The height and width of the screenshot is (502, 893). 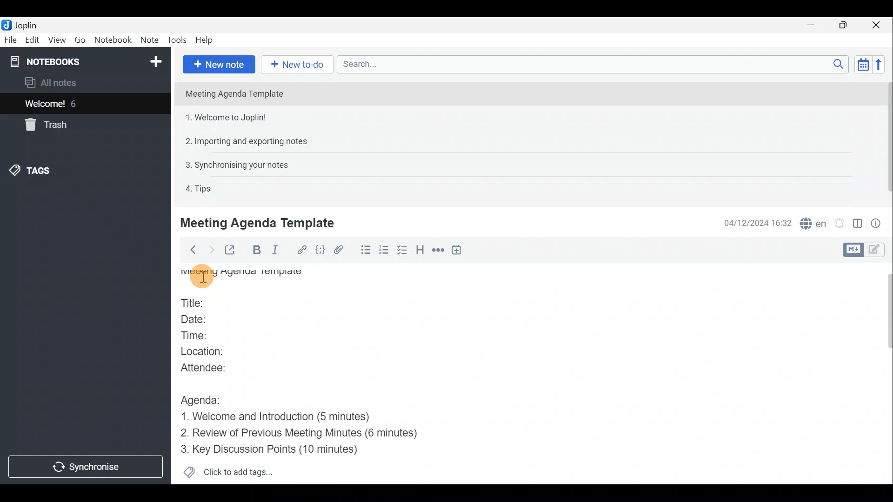 I want to click on Toggle editor layout, so click(x=858, y=225).